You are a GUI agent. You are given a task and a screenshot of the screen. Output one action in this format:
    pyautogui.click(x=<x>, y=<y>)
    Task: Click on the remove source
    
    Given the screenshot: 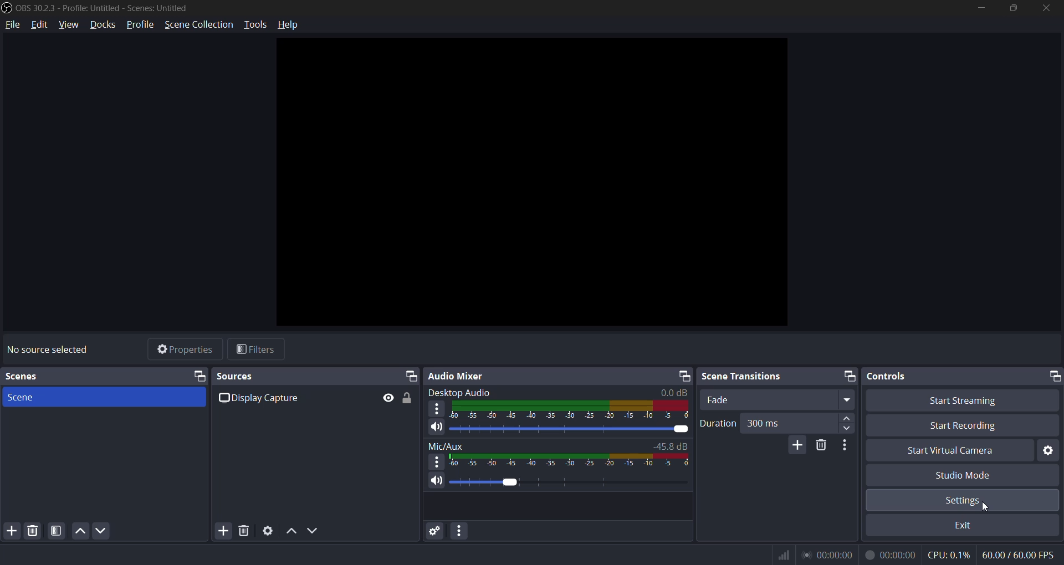 What is the action you would take?
    pyautogui.click(x=244, y=528)
    